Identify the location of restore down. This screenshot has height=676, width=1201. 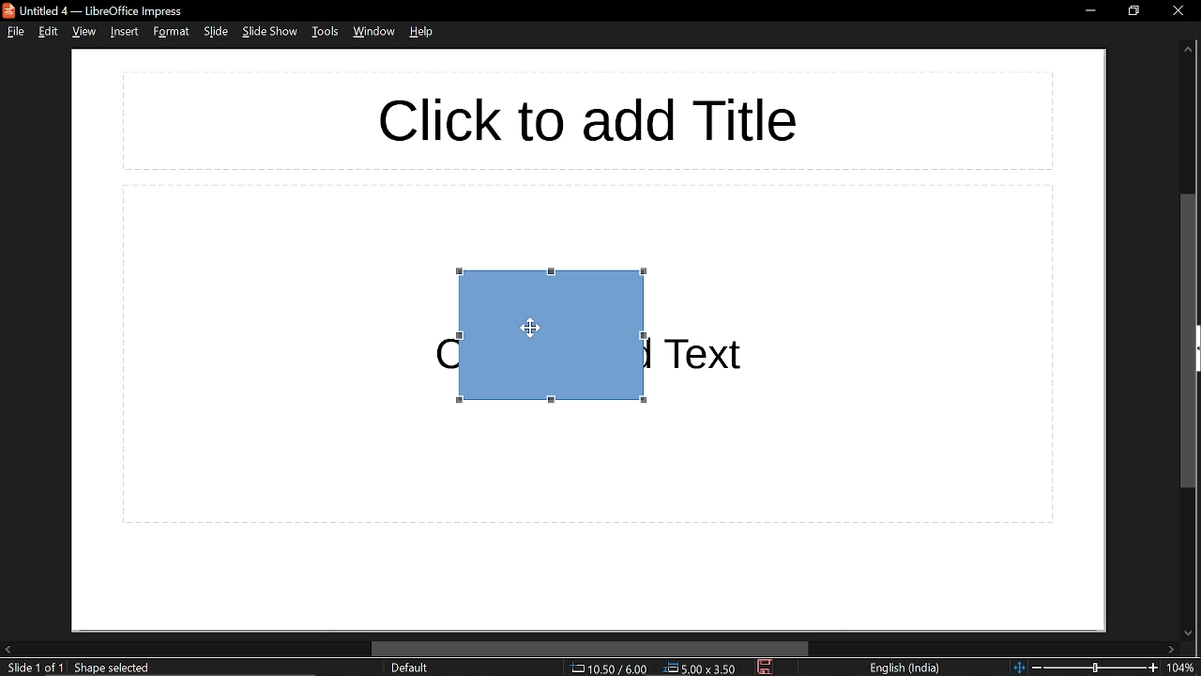
(1133, 10).